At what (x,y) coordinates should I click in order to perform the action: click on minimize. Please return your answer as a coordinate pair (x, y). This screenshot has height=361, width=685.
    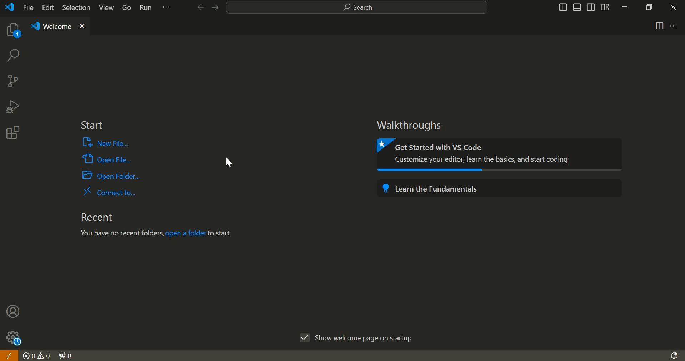
    Looking at the image, I should click on (624, 7).